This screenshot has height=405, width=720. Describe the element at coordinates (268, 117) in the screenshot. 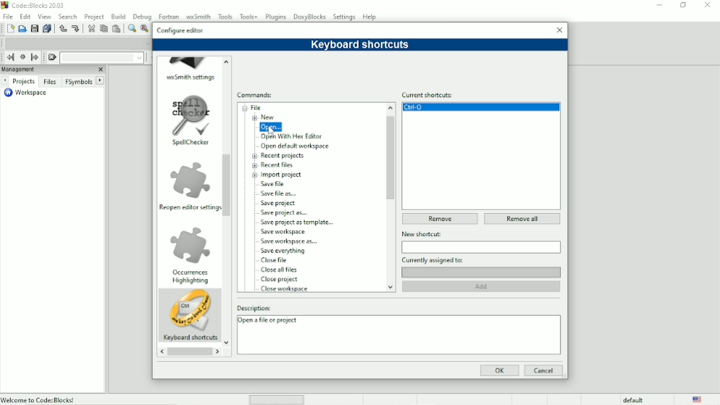

I see `New` at that location.